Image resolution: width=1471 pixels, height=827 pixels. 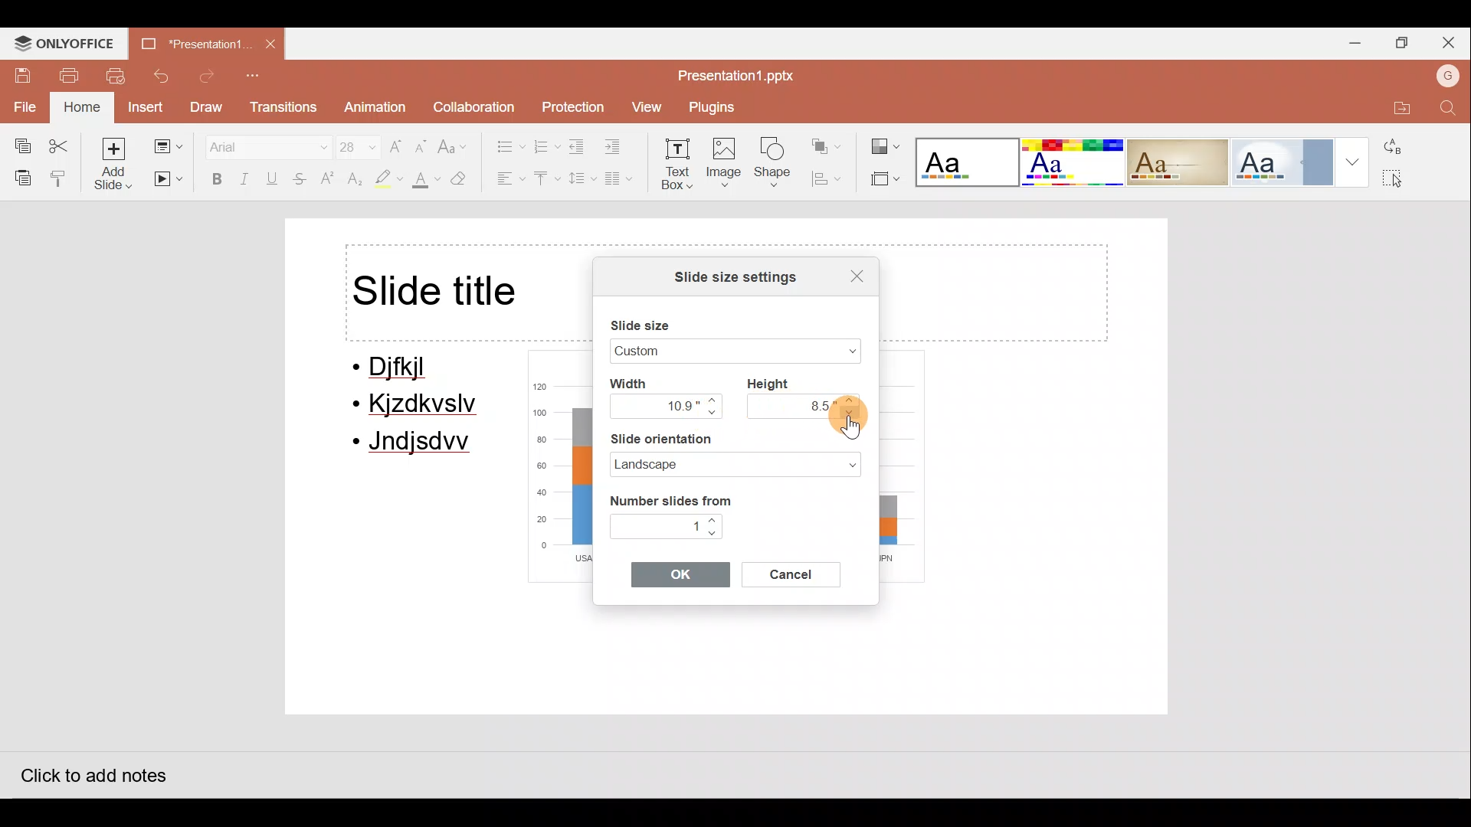 What do you see at coordinates (713, 399) in the screenshot?
I see `Navigate up` at bounding box center [713, 399].